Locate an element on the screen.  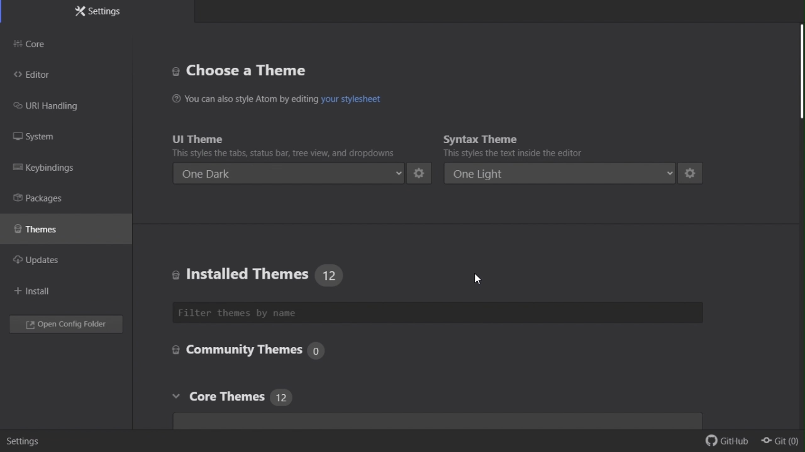
Open folder is located at coordinates (65, 323).